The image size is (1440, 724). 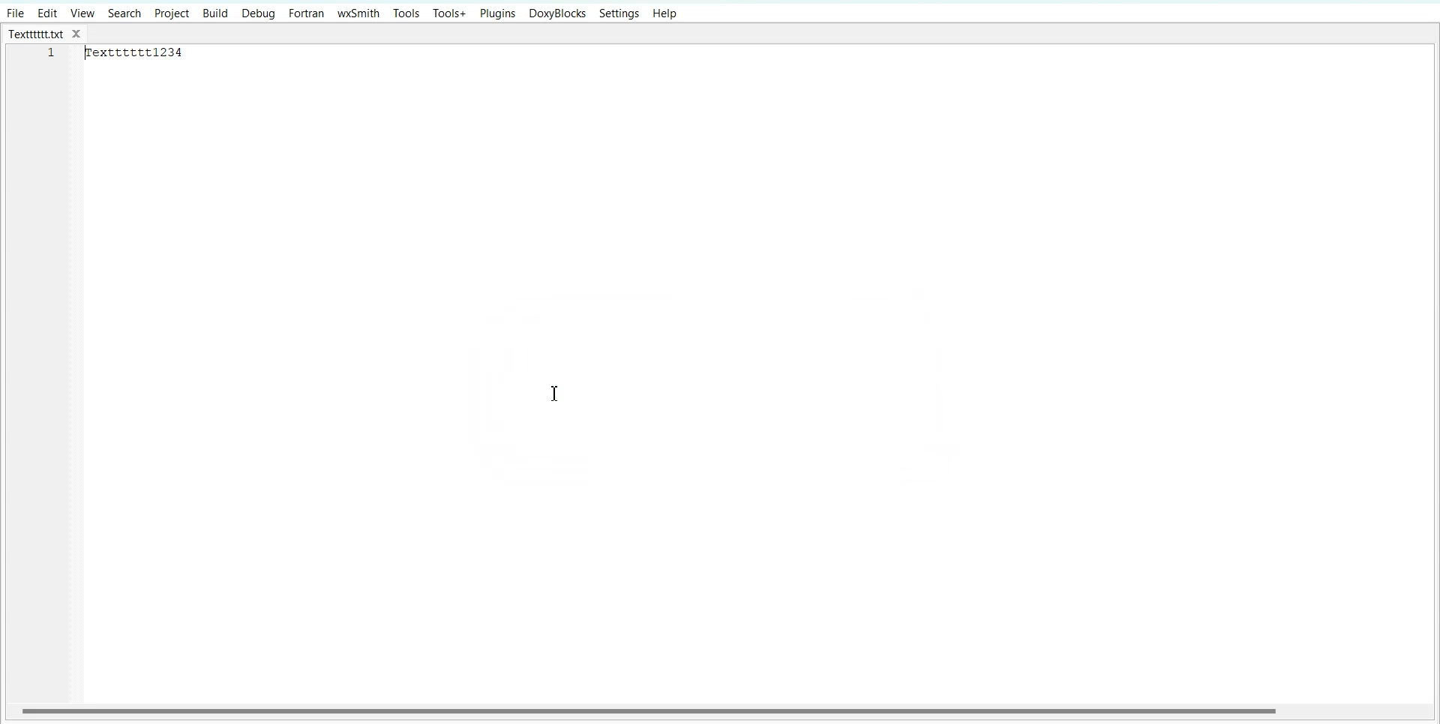 I want to click on Text cursor, so click(x=558, y=393).